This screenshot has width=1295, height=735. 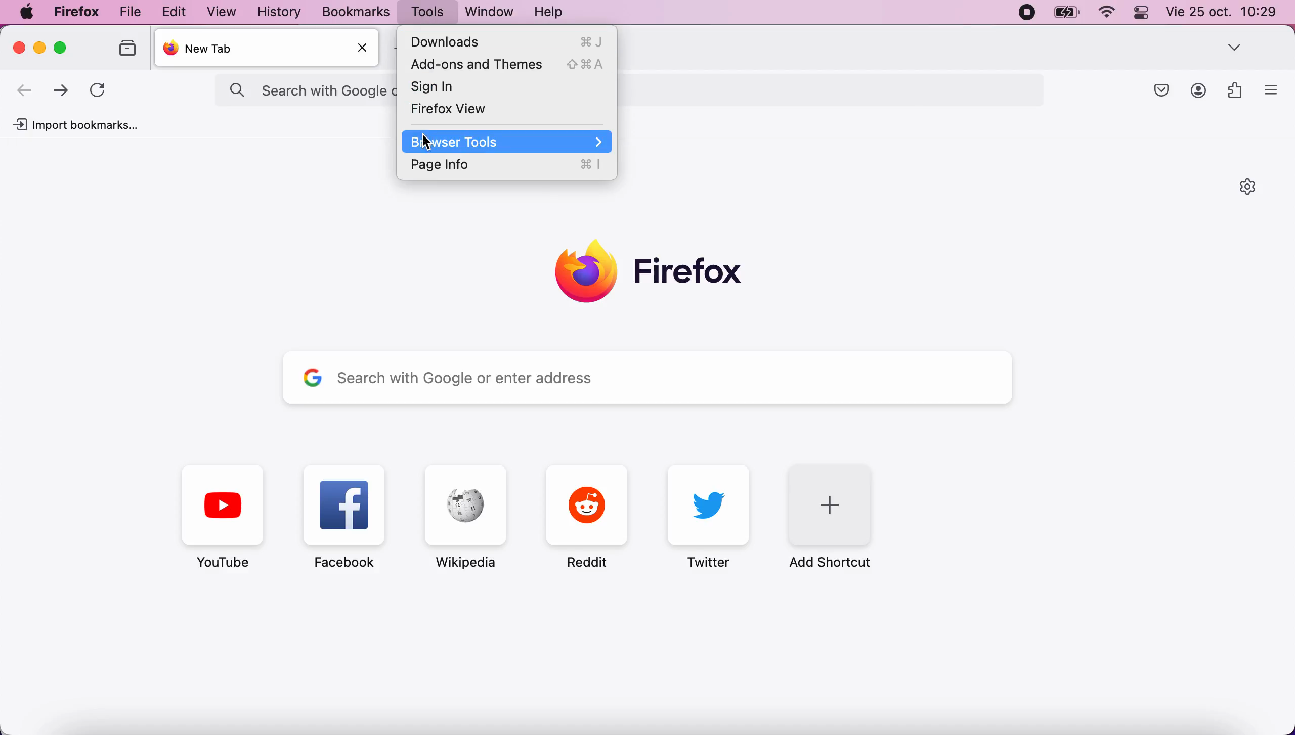 What do you see at coordinates (97, 91) in the screenshot?
I see `Refresh` at bounding box center [97, 91].